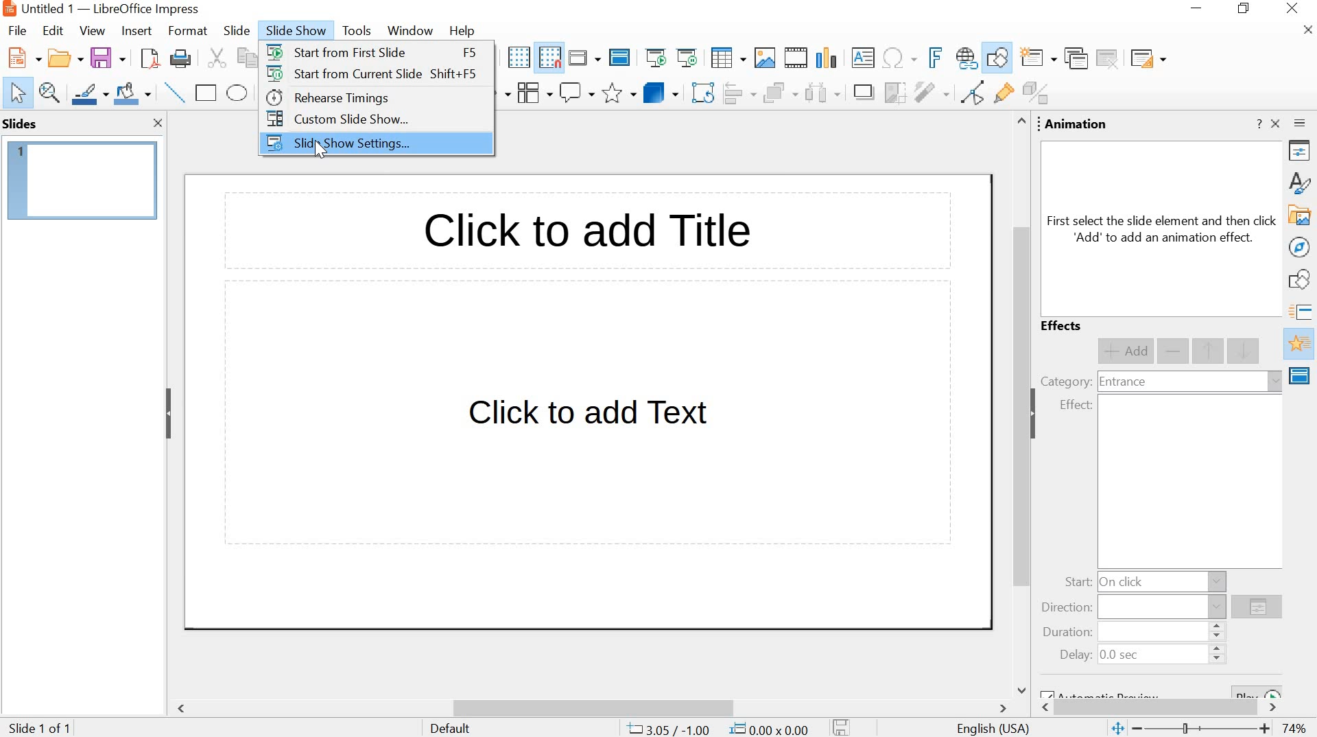  Describe the element at coordinates (451, 728) in the screenshot. I see `default` at that location.